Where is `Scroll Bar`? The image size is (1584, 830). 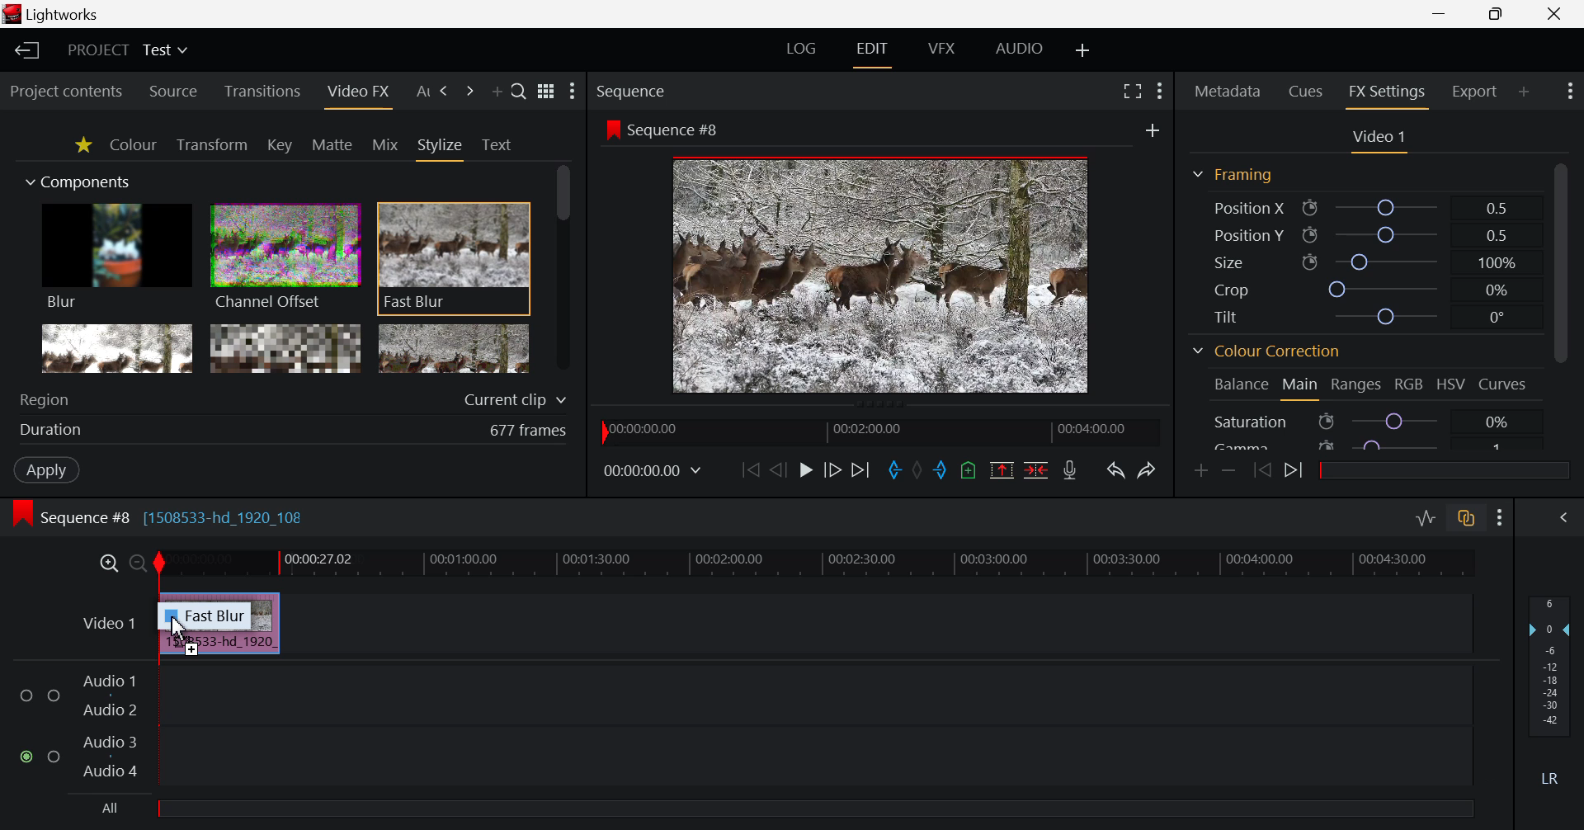 Scroll Bar is located at coordinates (1564, 305).